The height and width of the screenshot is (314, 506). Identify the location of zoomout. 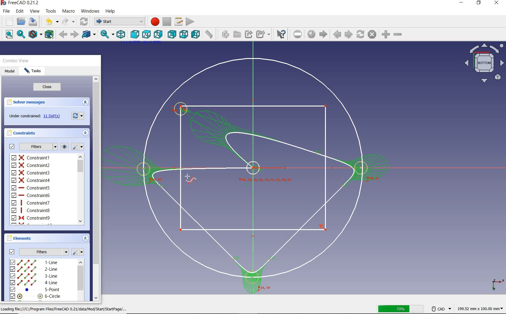
(398, 35).